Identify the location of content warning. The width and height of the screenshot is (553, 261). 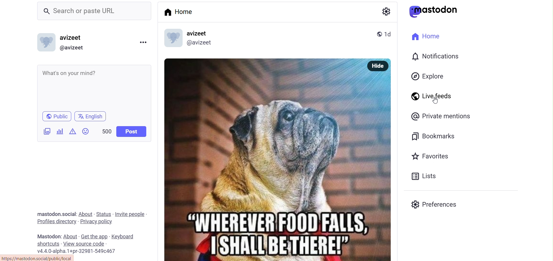
(72, 132).